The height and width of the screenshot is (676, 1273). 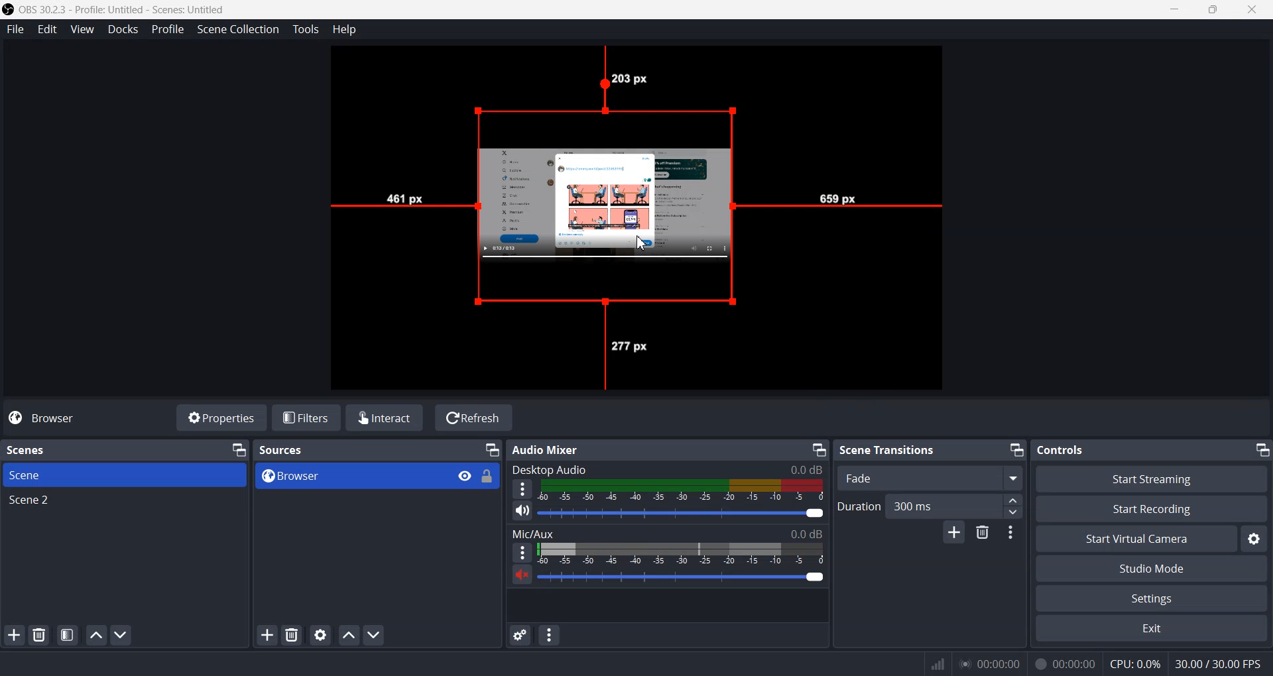 I want to click on Move scene up, so click(x=95, y=636).